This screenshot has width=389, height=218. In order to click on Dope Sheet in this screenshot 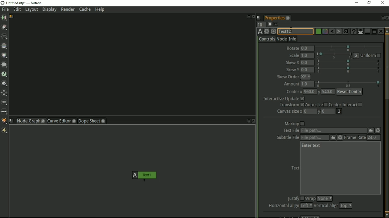, I will do `click(89, 121)`.